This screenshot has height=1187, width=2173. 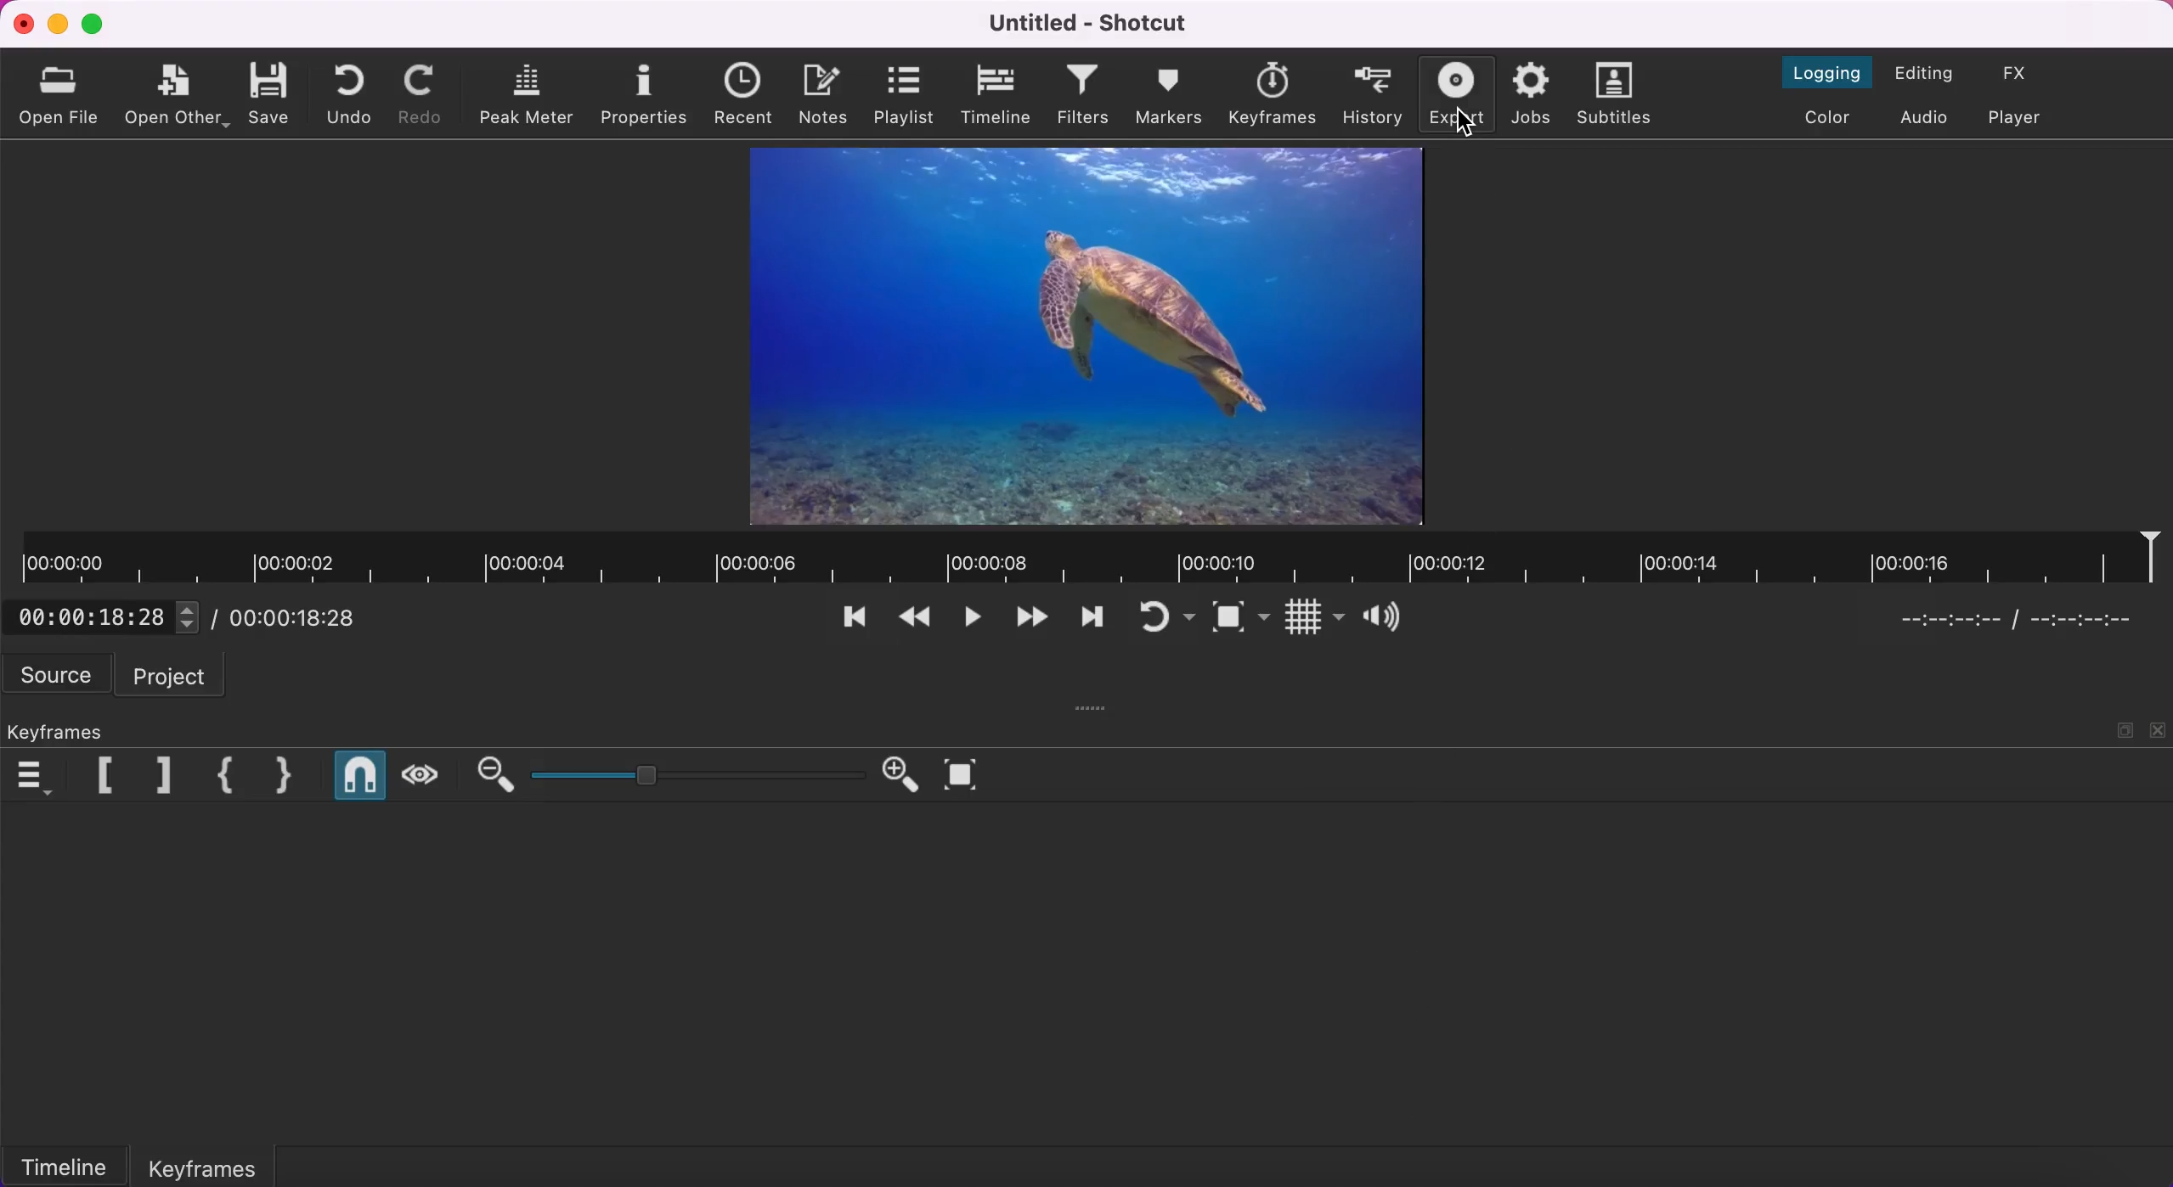 What do you see at coordinates (1820, 121) in the screenshot?
I see `switch to the color layout` at bounding box center [1820, 121].